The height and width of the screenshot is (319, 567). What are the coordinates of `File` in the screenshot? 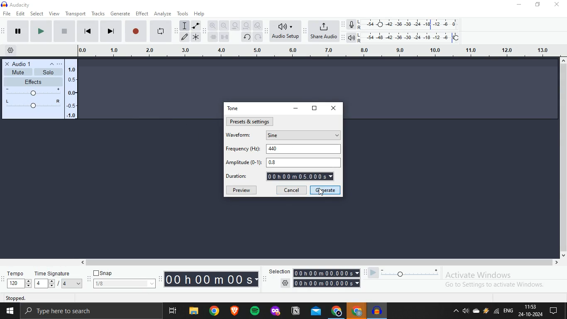 It's located at (7, 14).